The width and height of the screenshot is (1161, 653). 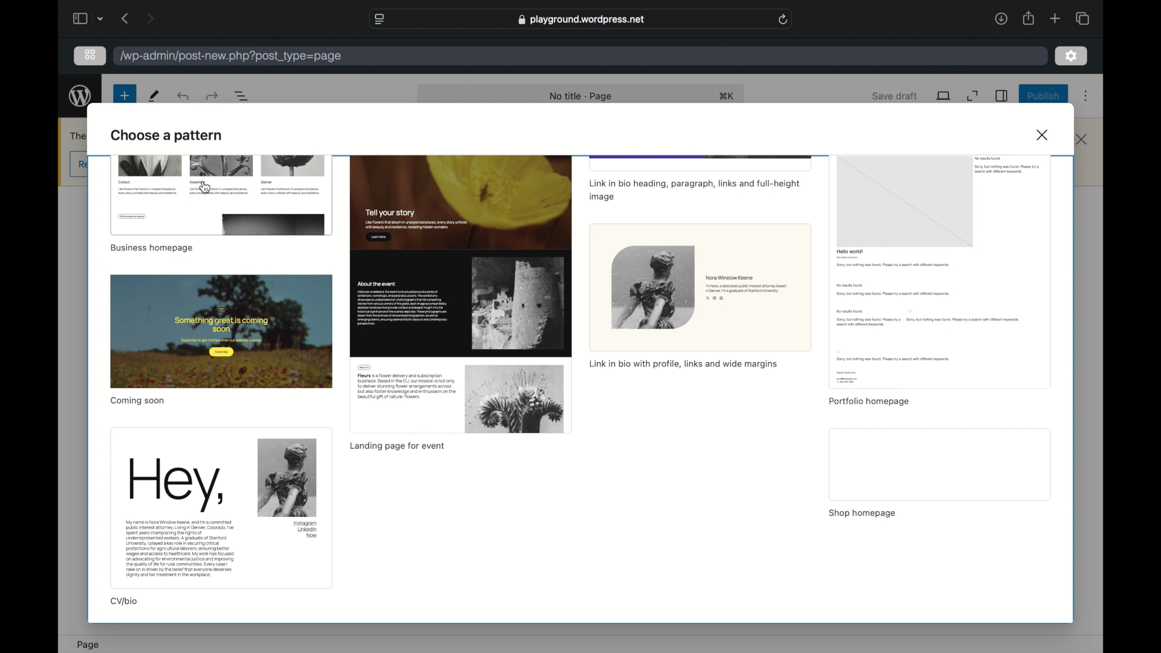 I want to click on new tab, so click(x=1055, y=18).